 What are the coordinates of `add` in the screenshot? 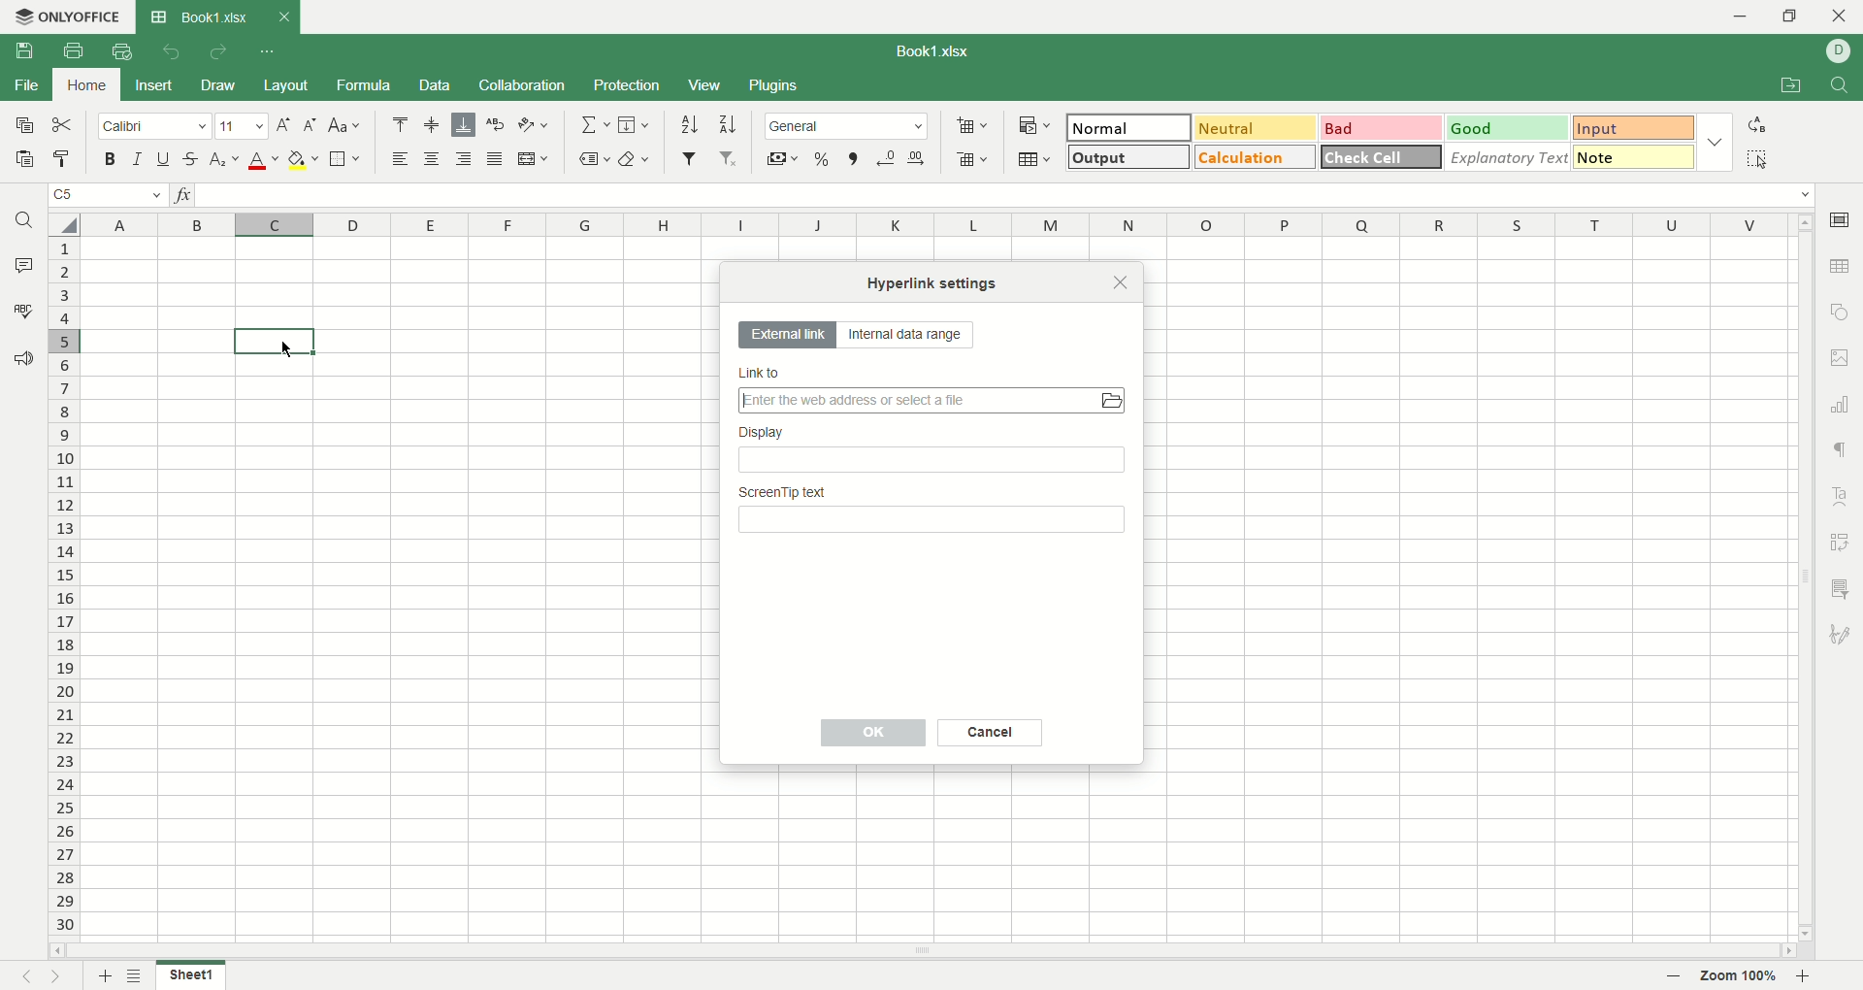 It's located at (103, 975).